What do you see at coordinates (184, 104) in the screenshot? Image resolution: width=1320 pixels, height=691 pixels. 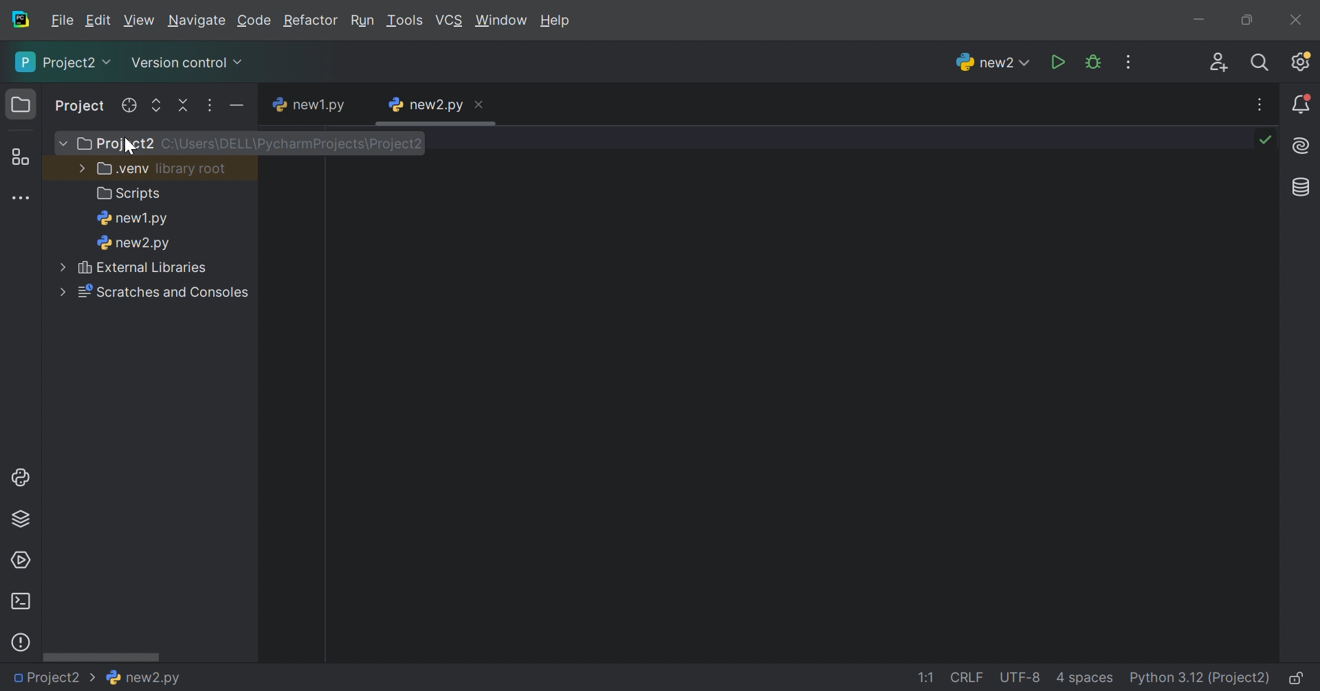 I see `Collapse all` at bounding box center [184, 104].